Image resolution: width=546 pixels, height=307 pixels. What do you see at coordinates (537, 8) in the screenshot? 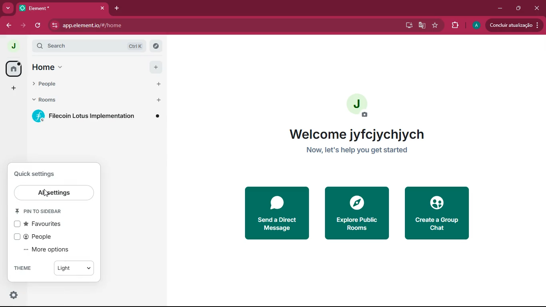
I see `close` at bounding box center [537, 8].